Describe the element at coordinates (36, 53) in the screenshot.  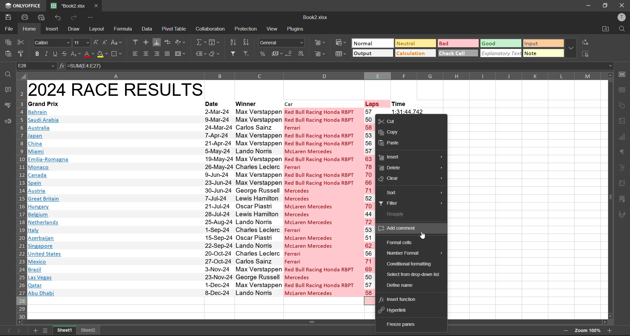
I see `bold` at that location.